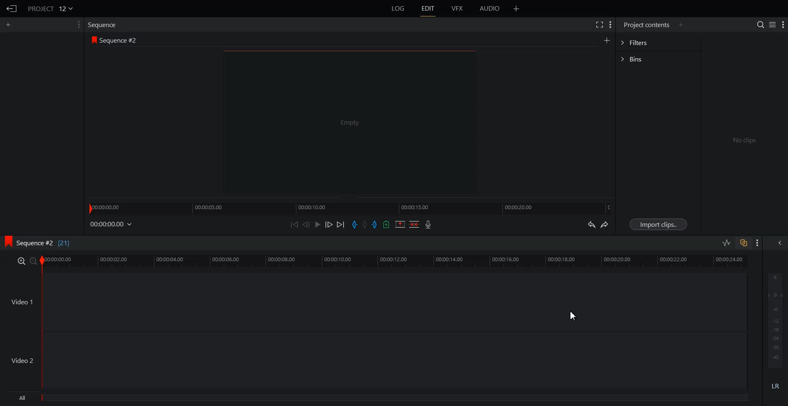 The width and height of the screenshot is (788, 406). I want to click on VFX, so click(458, 9).